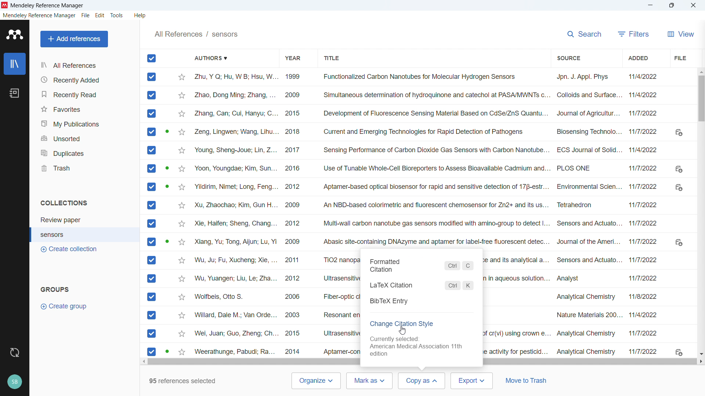 This screenshot has width=705, height=396. Describe the element at coordinates (293, 58) in the screenshot. I see `Sort by year of publication ` at that location.